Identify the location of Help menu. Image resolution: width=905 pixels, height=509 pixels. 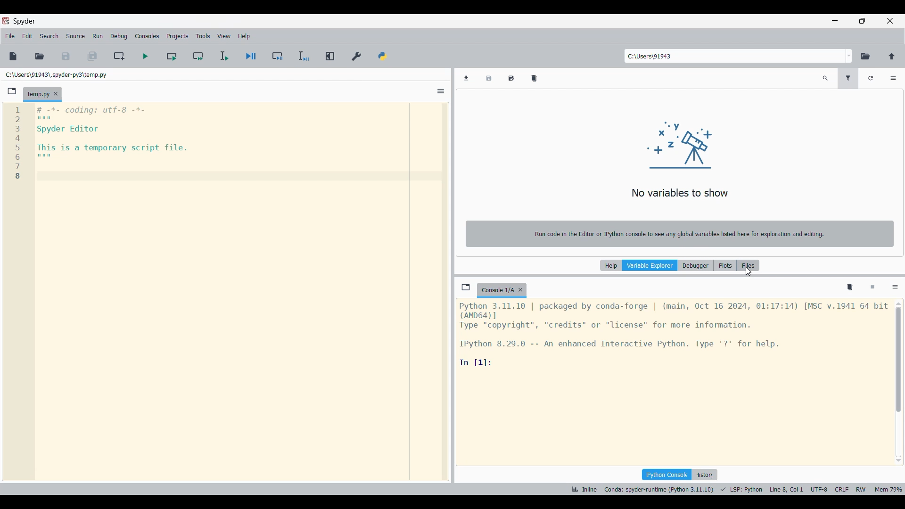
(244, 36).